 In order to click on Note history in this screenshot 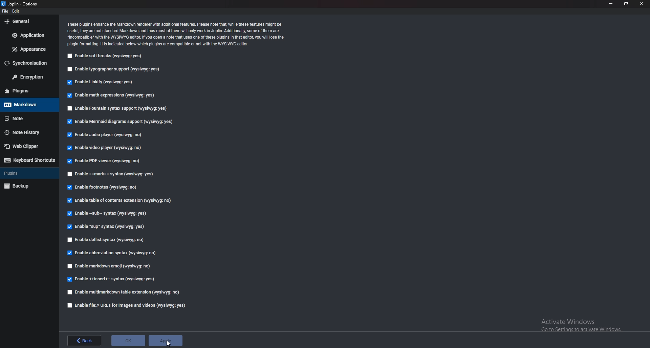, I will do `click(25, 133)`.